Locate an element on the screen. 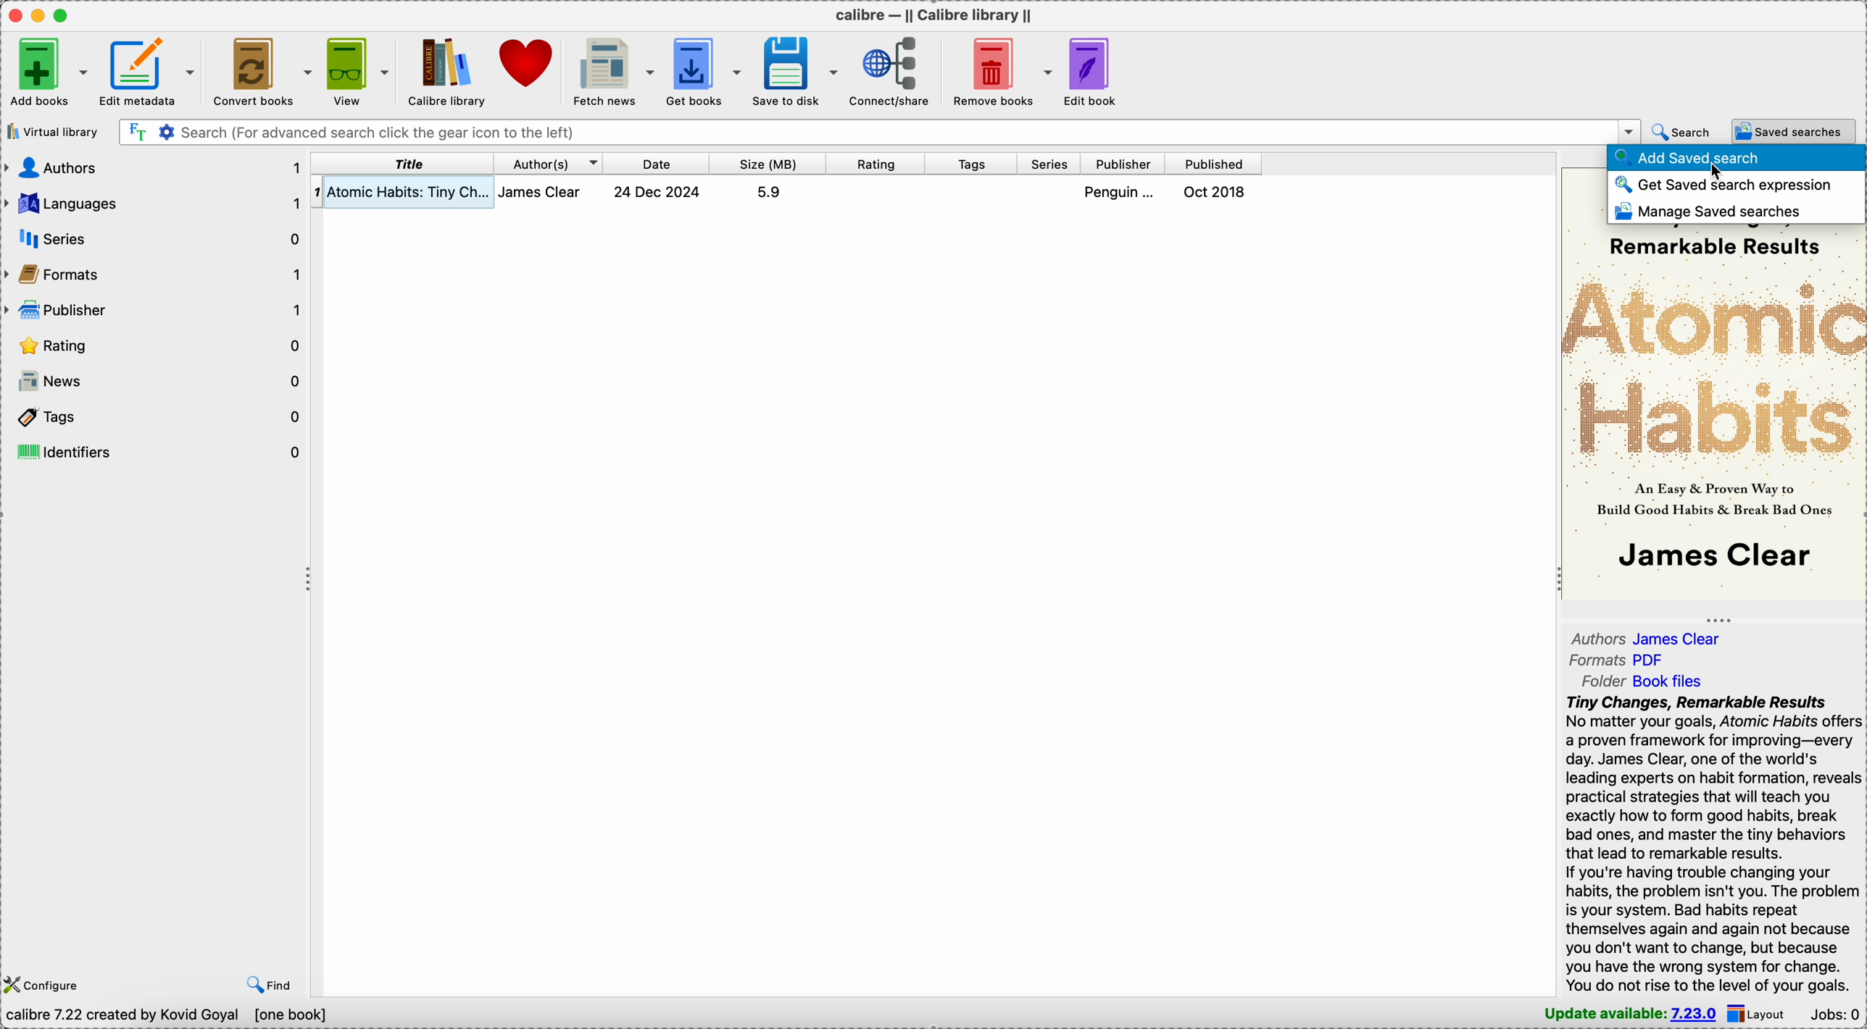 This screenshot has height=1029, width=1867. add saved search is located at coordinates (1734, 157).